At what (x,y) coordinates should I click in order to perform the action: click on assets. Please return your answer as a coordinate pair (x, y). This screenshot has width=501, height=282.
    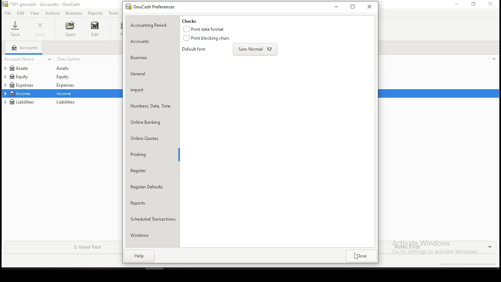
    Looking at the image, I should click on (67, 69).